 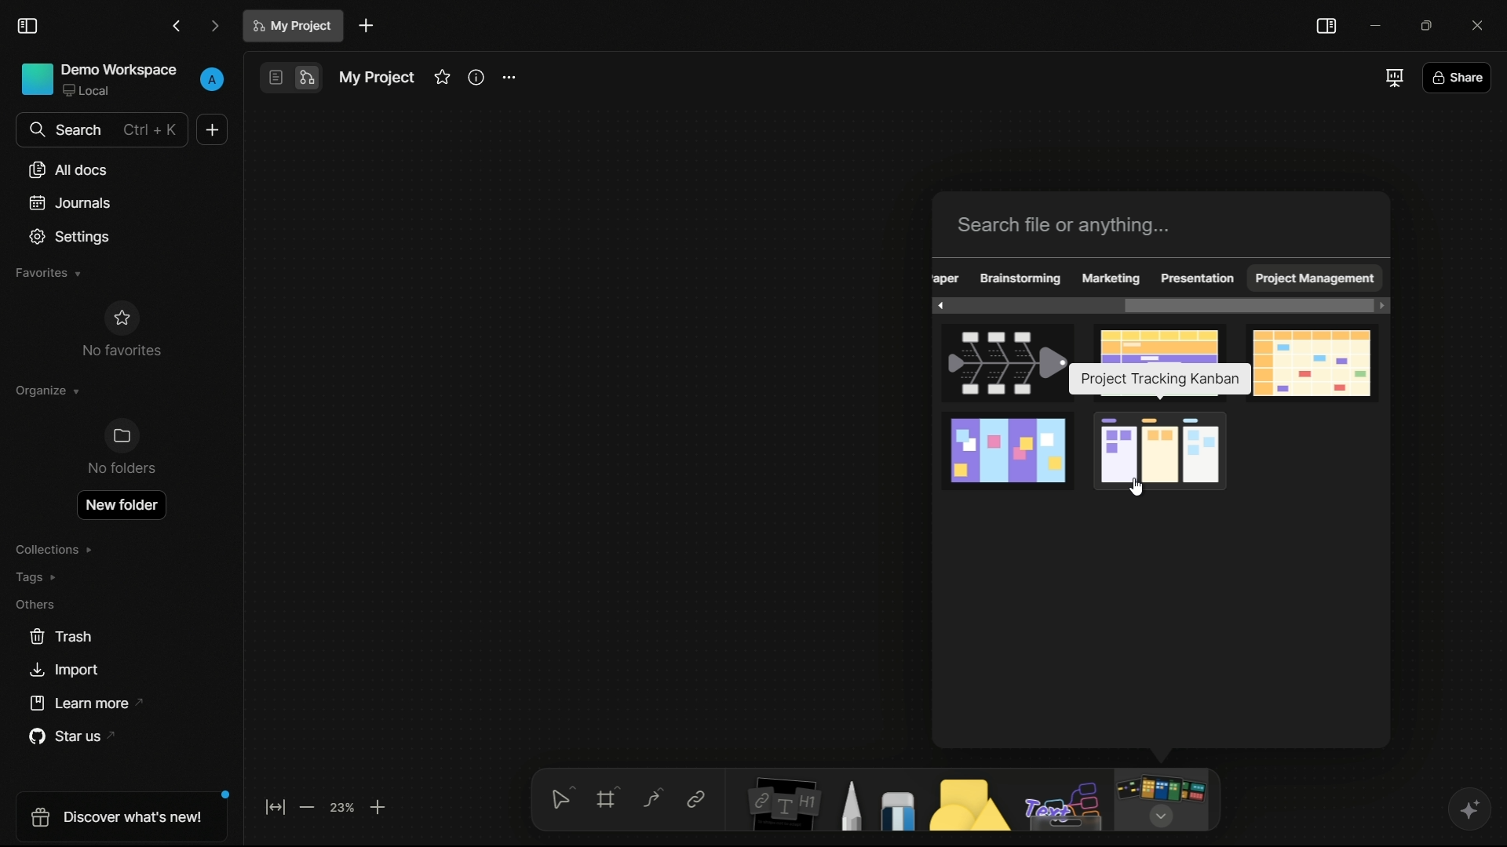 I want to click on settings, so click(x=513, y=78).